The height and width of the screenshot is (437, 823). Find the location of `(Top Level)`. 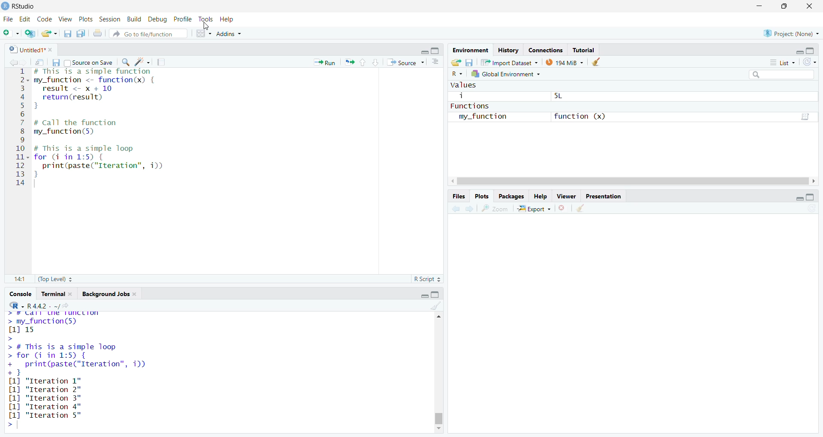

(Top Level) is located at coordinates (54, 280).